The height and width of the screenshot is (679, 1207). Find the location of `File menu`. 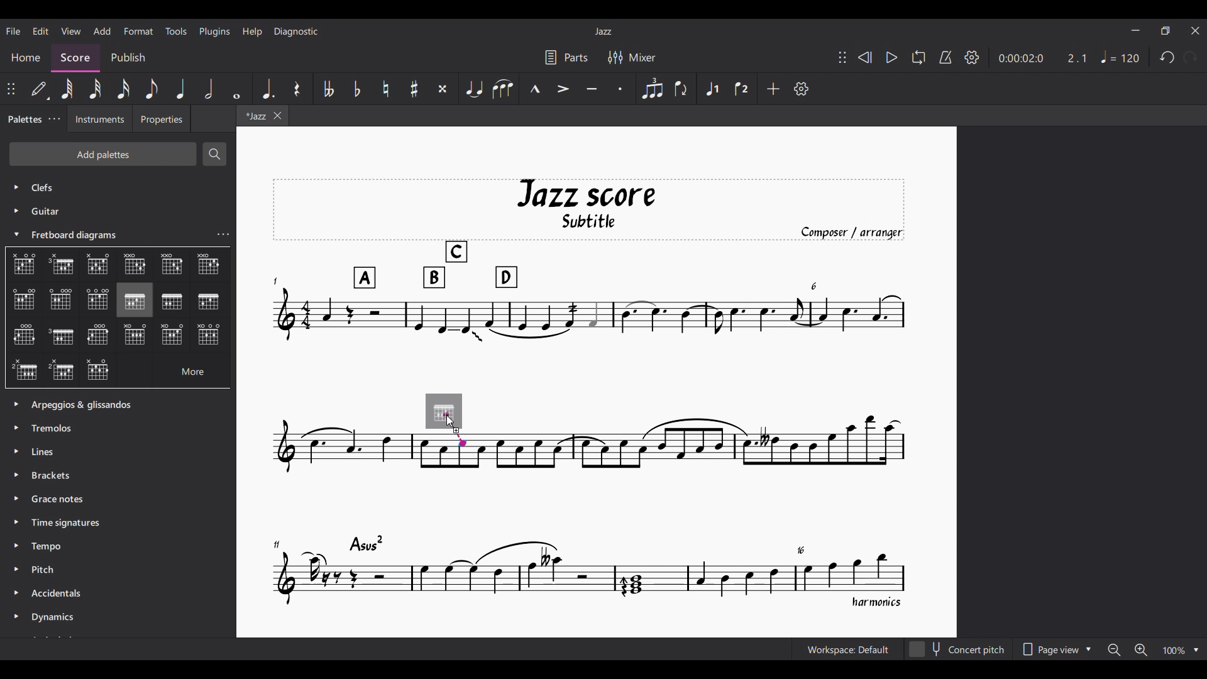

File menu is located at coordinates (13, 31).